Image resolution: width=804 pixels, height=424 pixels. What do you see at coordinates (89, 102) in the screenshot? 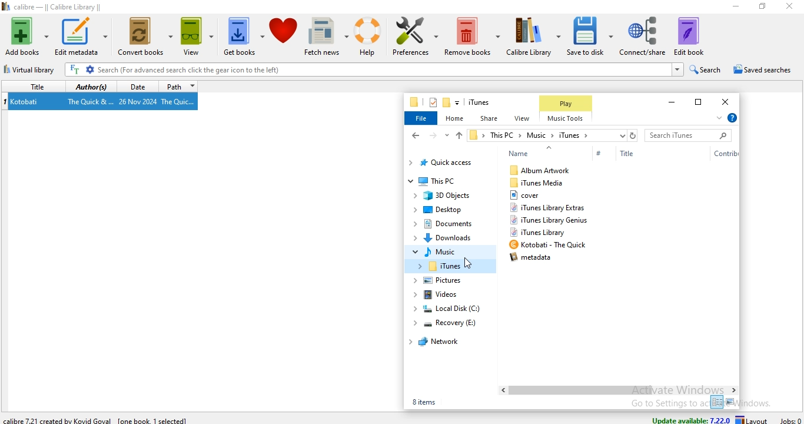
I see `The Quick &...` at bounding box center [89, 102].